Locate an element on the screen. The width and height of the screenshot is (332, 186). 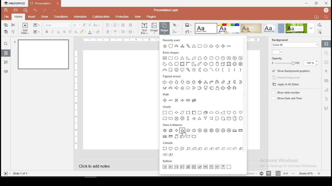
click to add notes is located at coordinates (99, 166).